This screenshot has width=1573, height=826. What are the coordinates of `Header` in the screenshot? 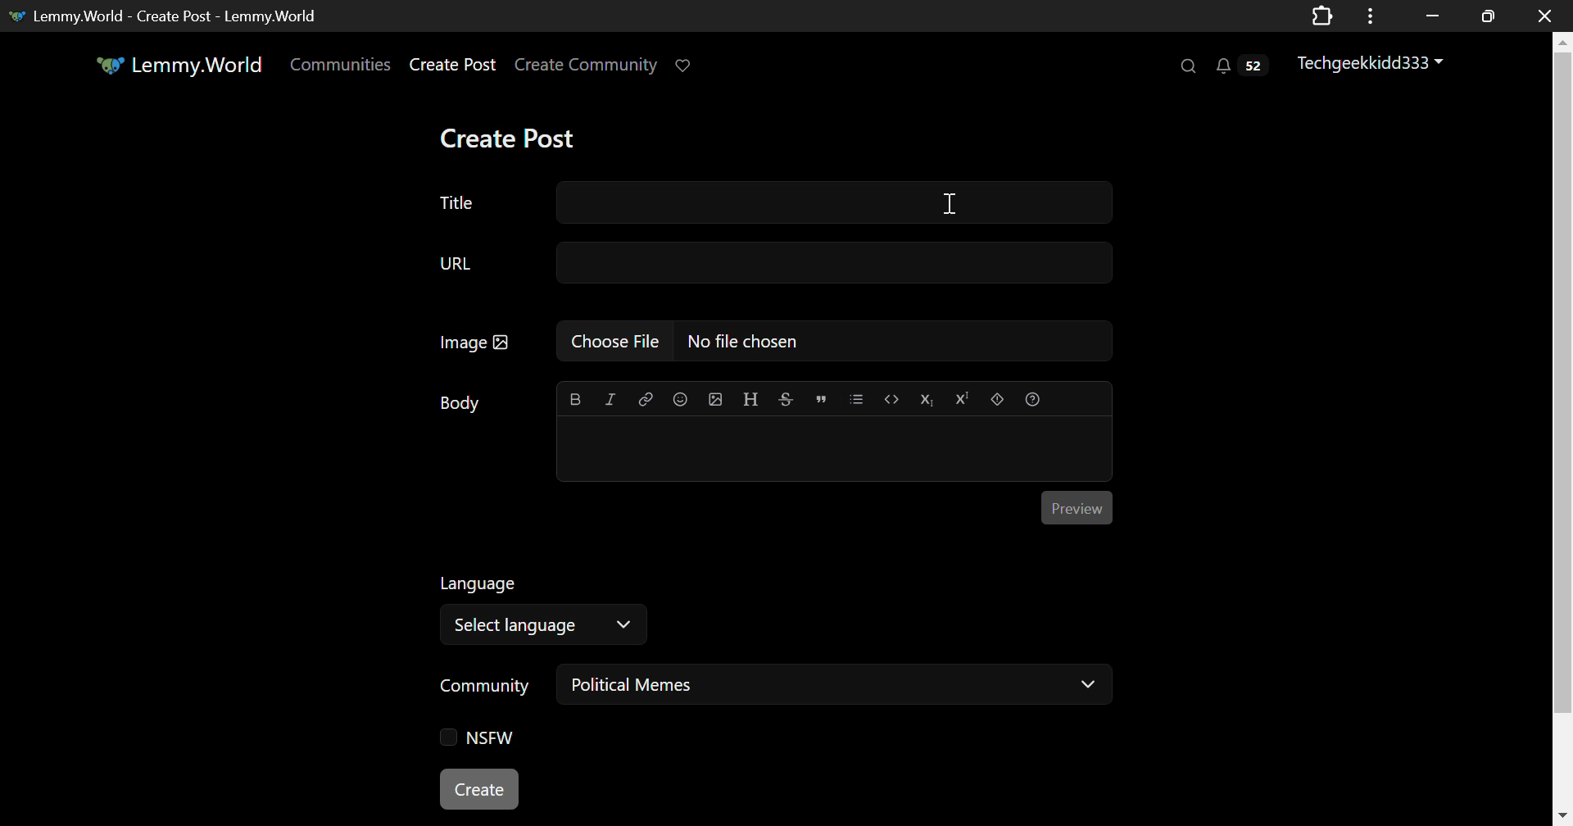 It's located at (751, 399).